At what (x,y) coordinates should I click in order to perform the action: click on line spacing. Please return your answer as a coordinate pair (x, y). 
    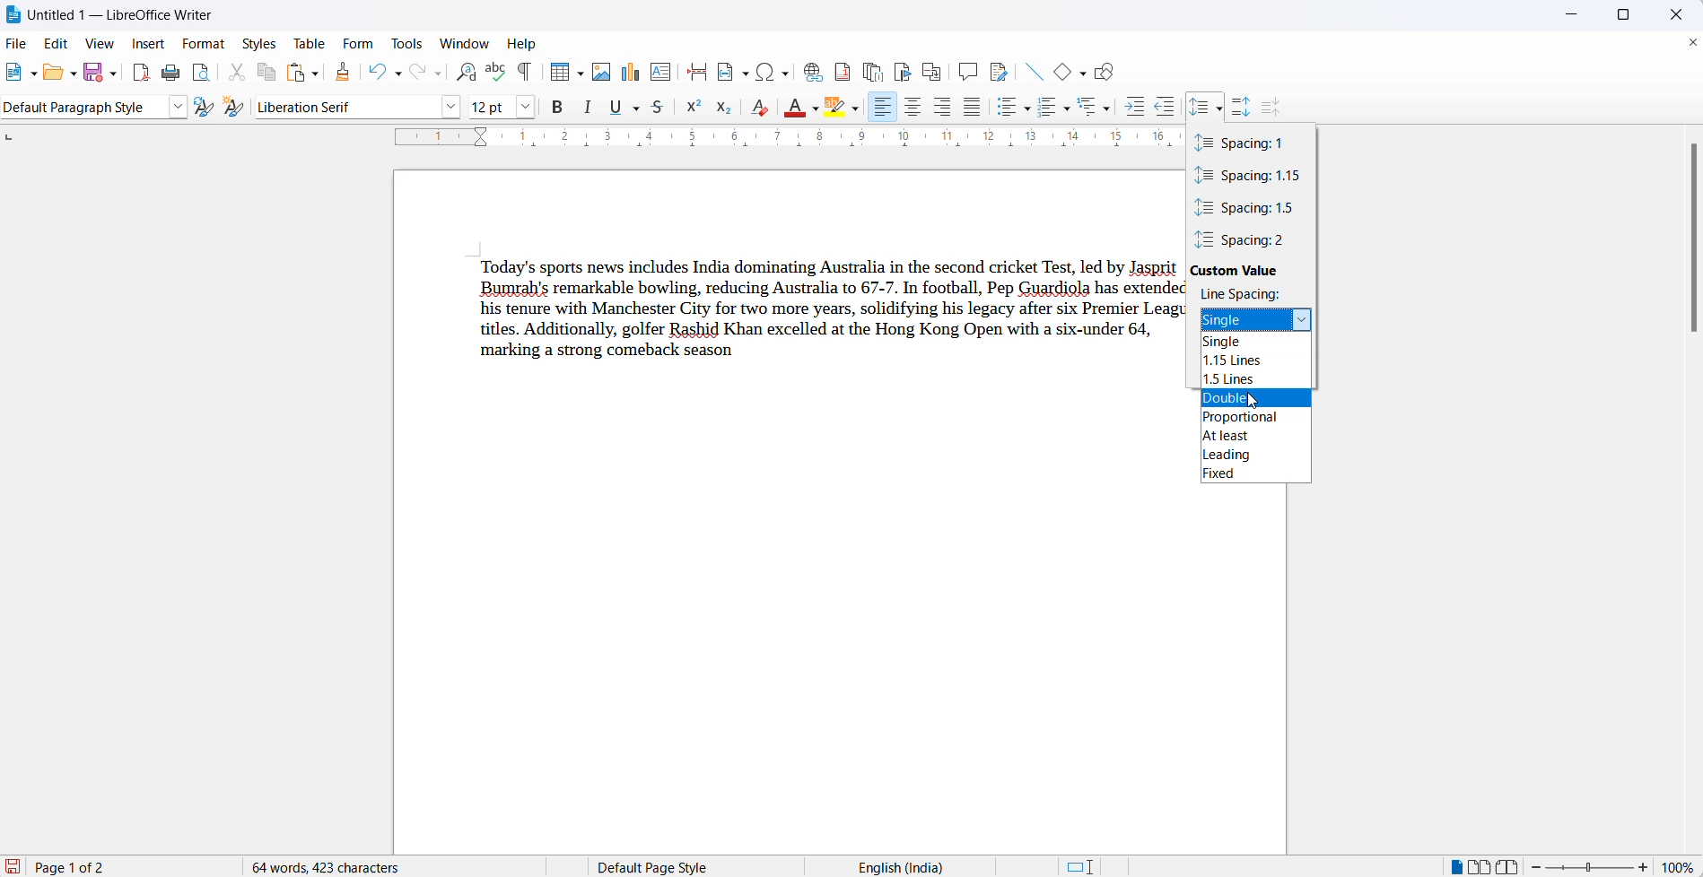
    Looking at the image, I should click on (1248, 297).